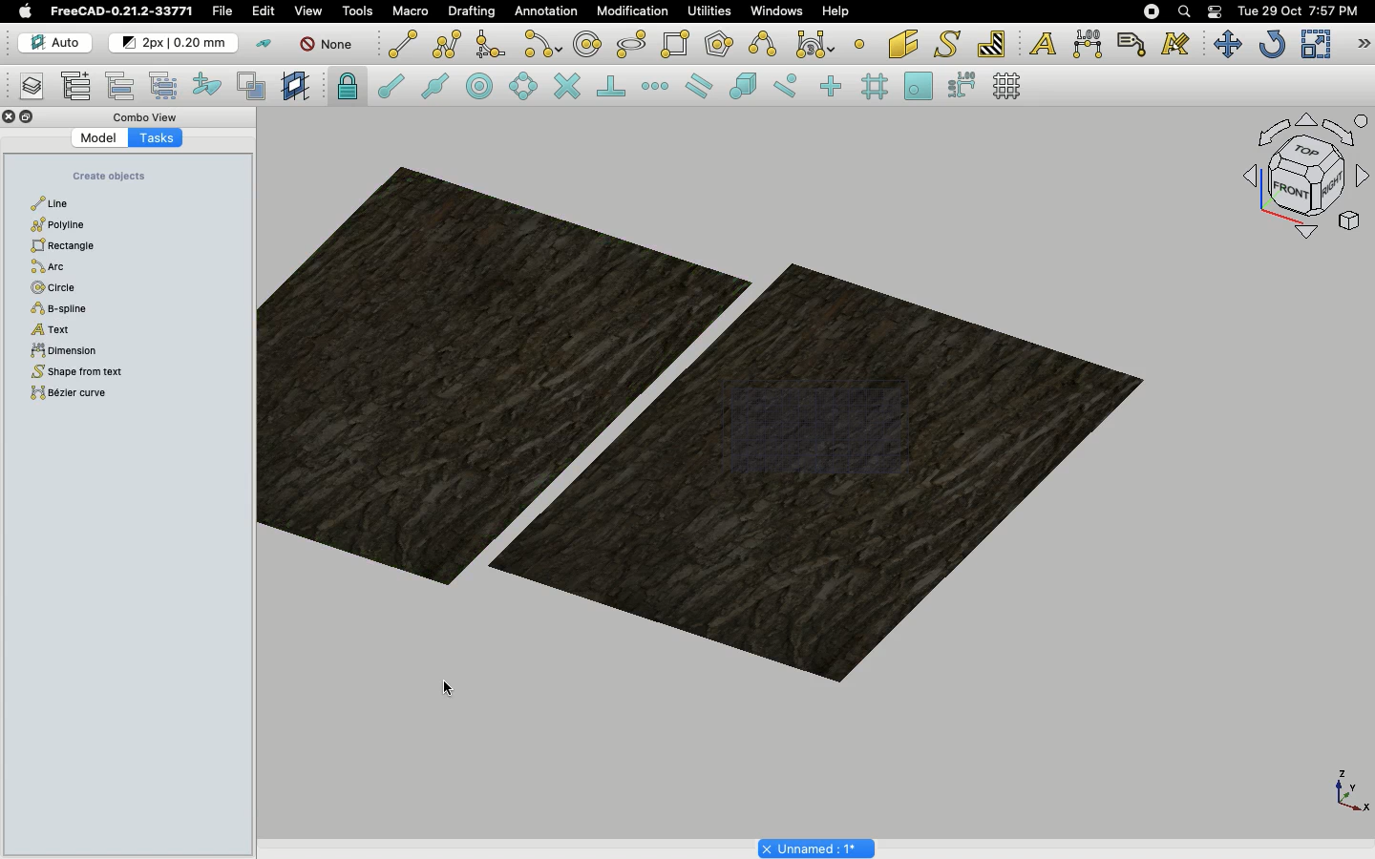 This screenshot has height=859, width=1375. What do you see at coordinates (791, 86) in the screenshot?
I see `Snap near` at bounding box center [791, 86].